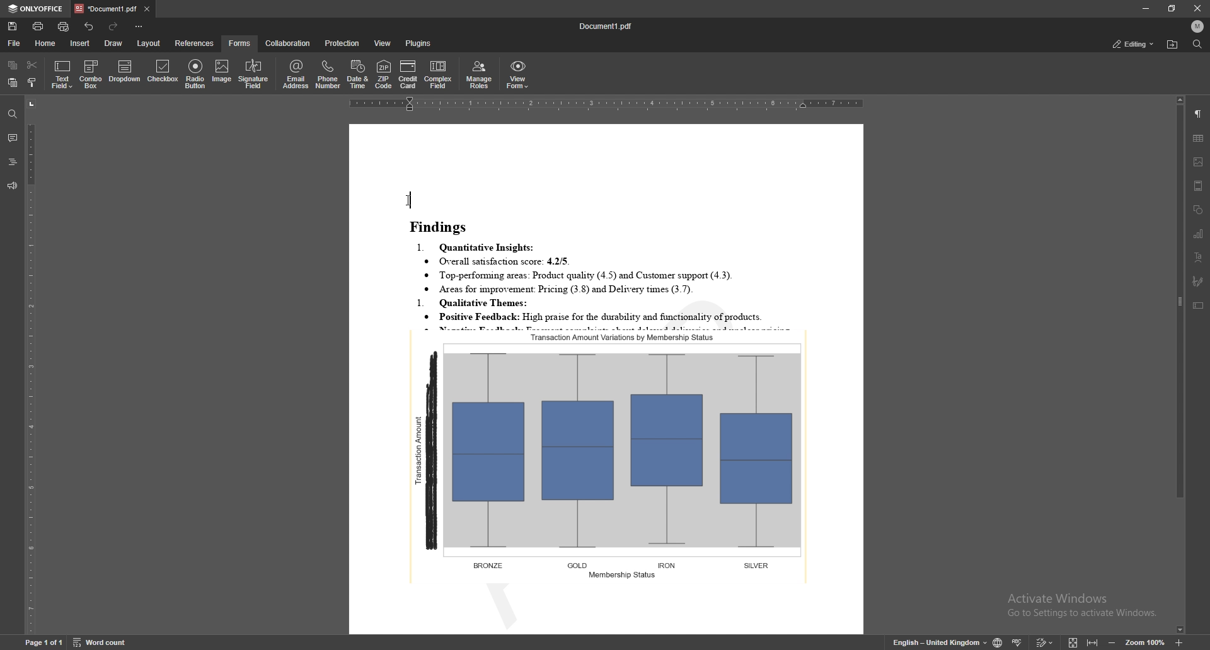 The image size is (1210, 650). I want to click on text art, so click(1198, 258).